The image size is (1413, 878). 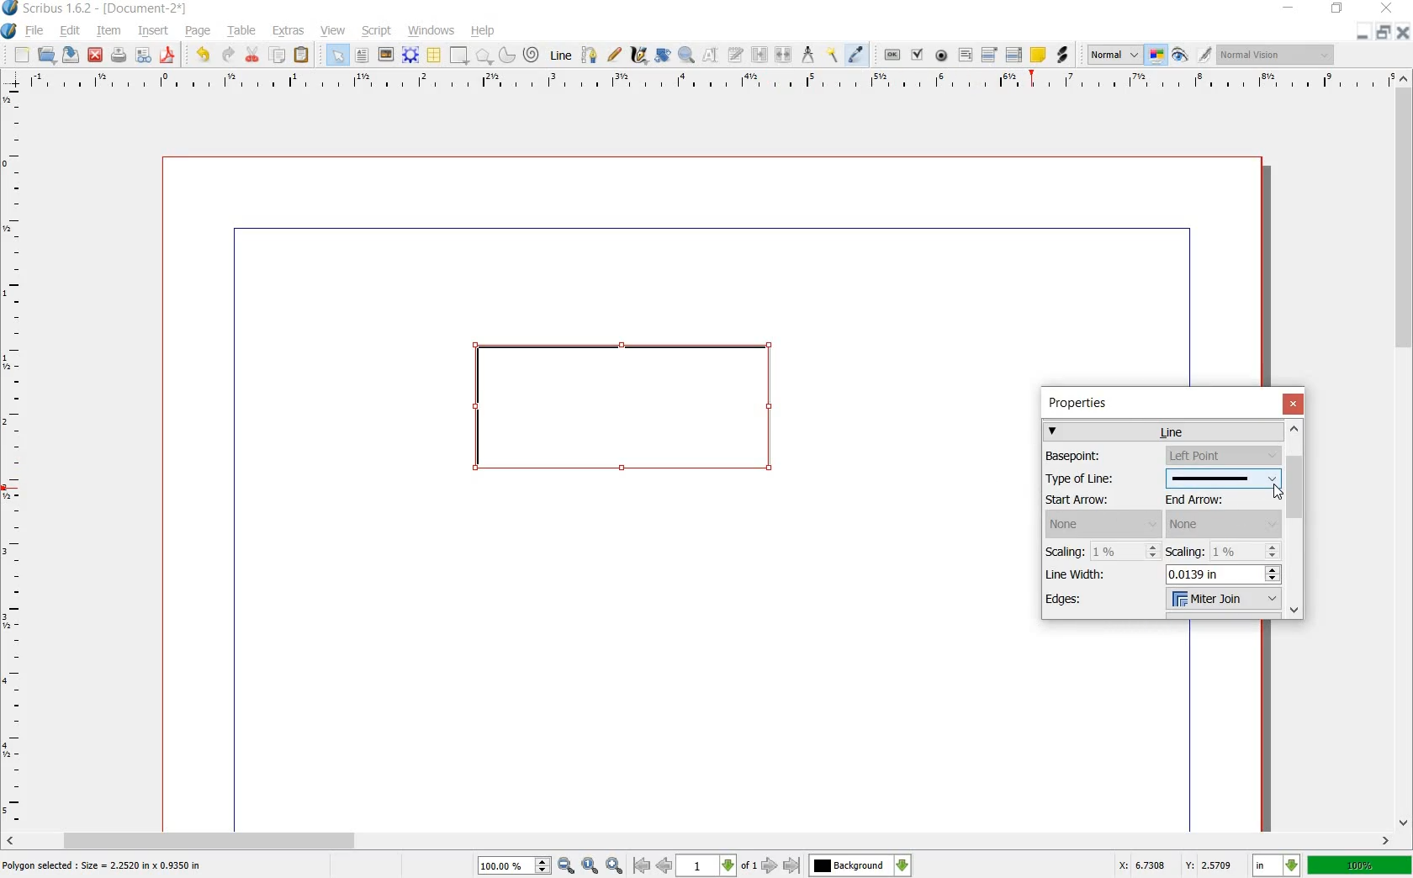 What do you see at coordinates (832, 56) in the screenshot?
I see `COPY ITEM PROPERTIES` at bounding box center [832, 56].